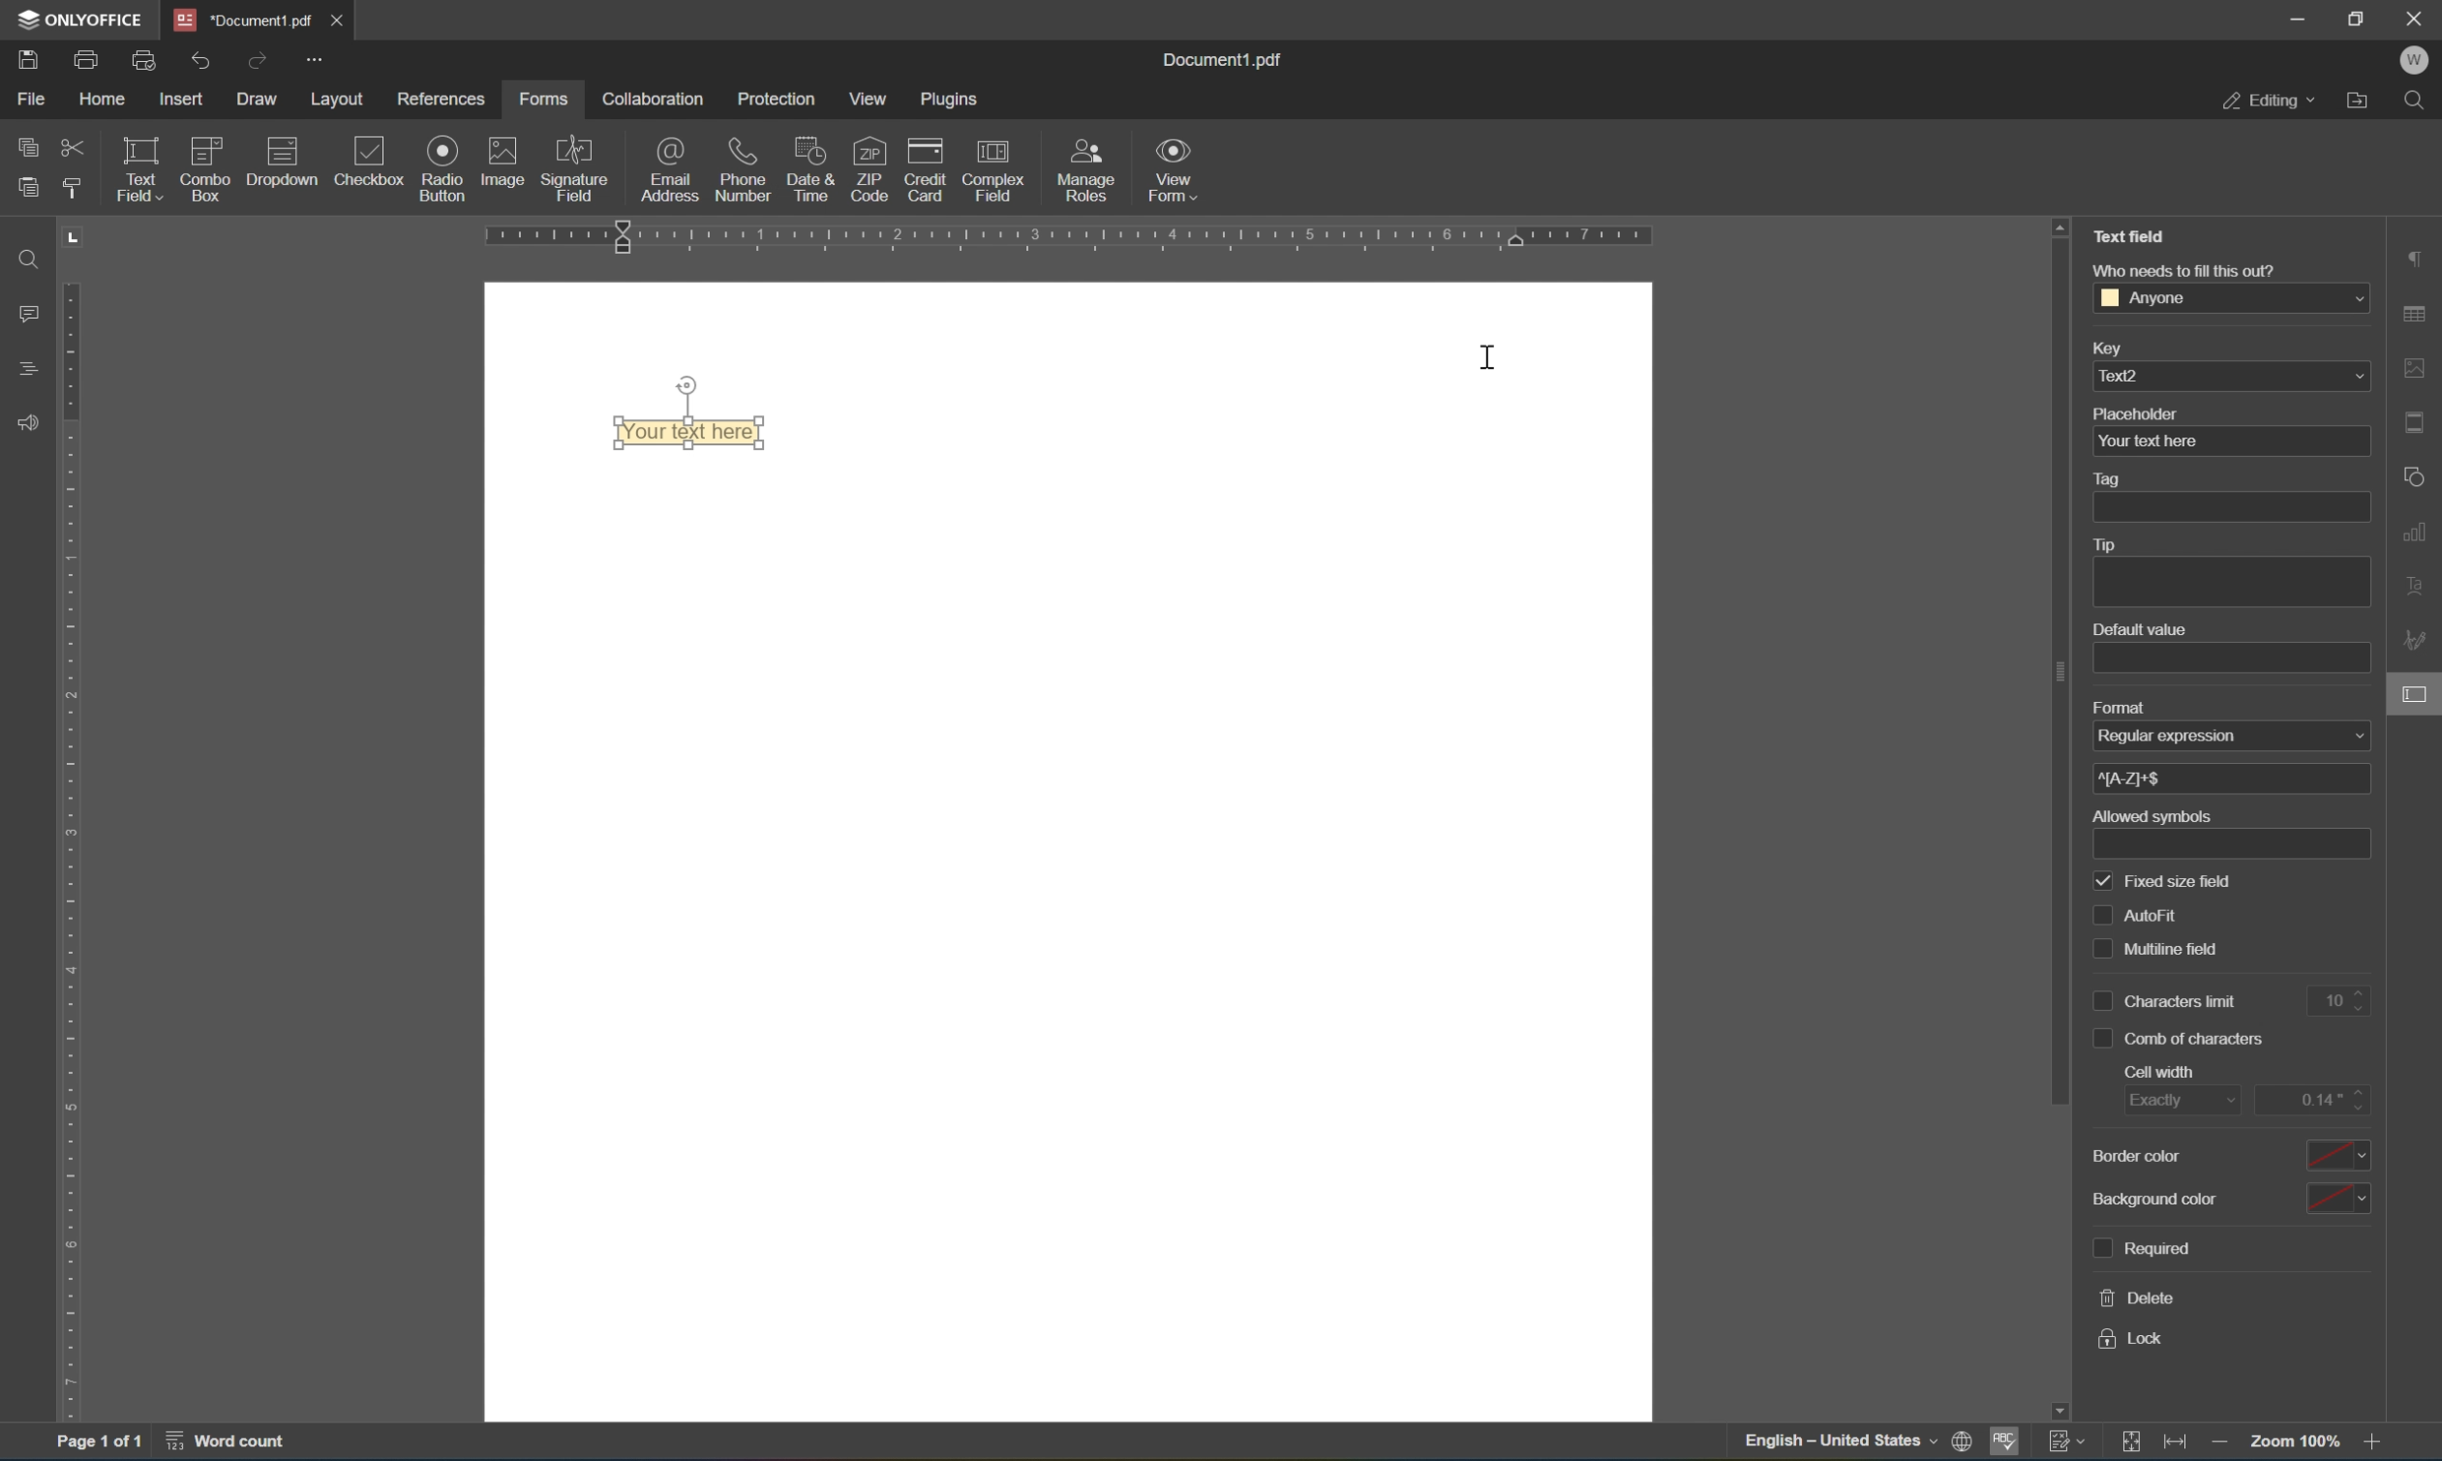 The width and height of the screenshot is (2442, 1461). Describe the element at coordinates (2361, 102) in the screenshot. I see `open file location` at that location.